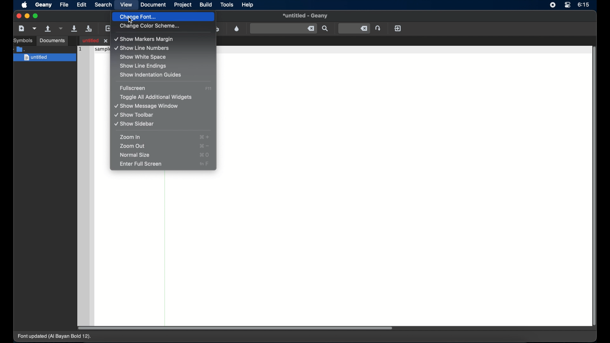 The image size is (610, 343). Describe the element at coordinates (27, 16) in the screenshot. I see `minimize` at that location.